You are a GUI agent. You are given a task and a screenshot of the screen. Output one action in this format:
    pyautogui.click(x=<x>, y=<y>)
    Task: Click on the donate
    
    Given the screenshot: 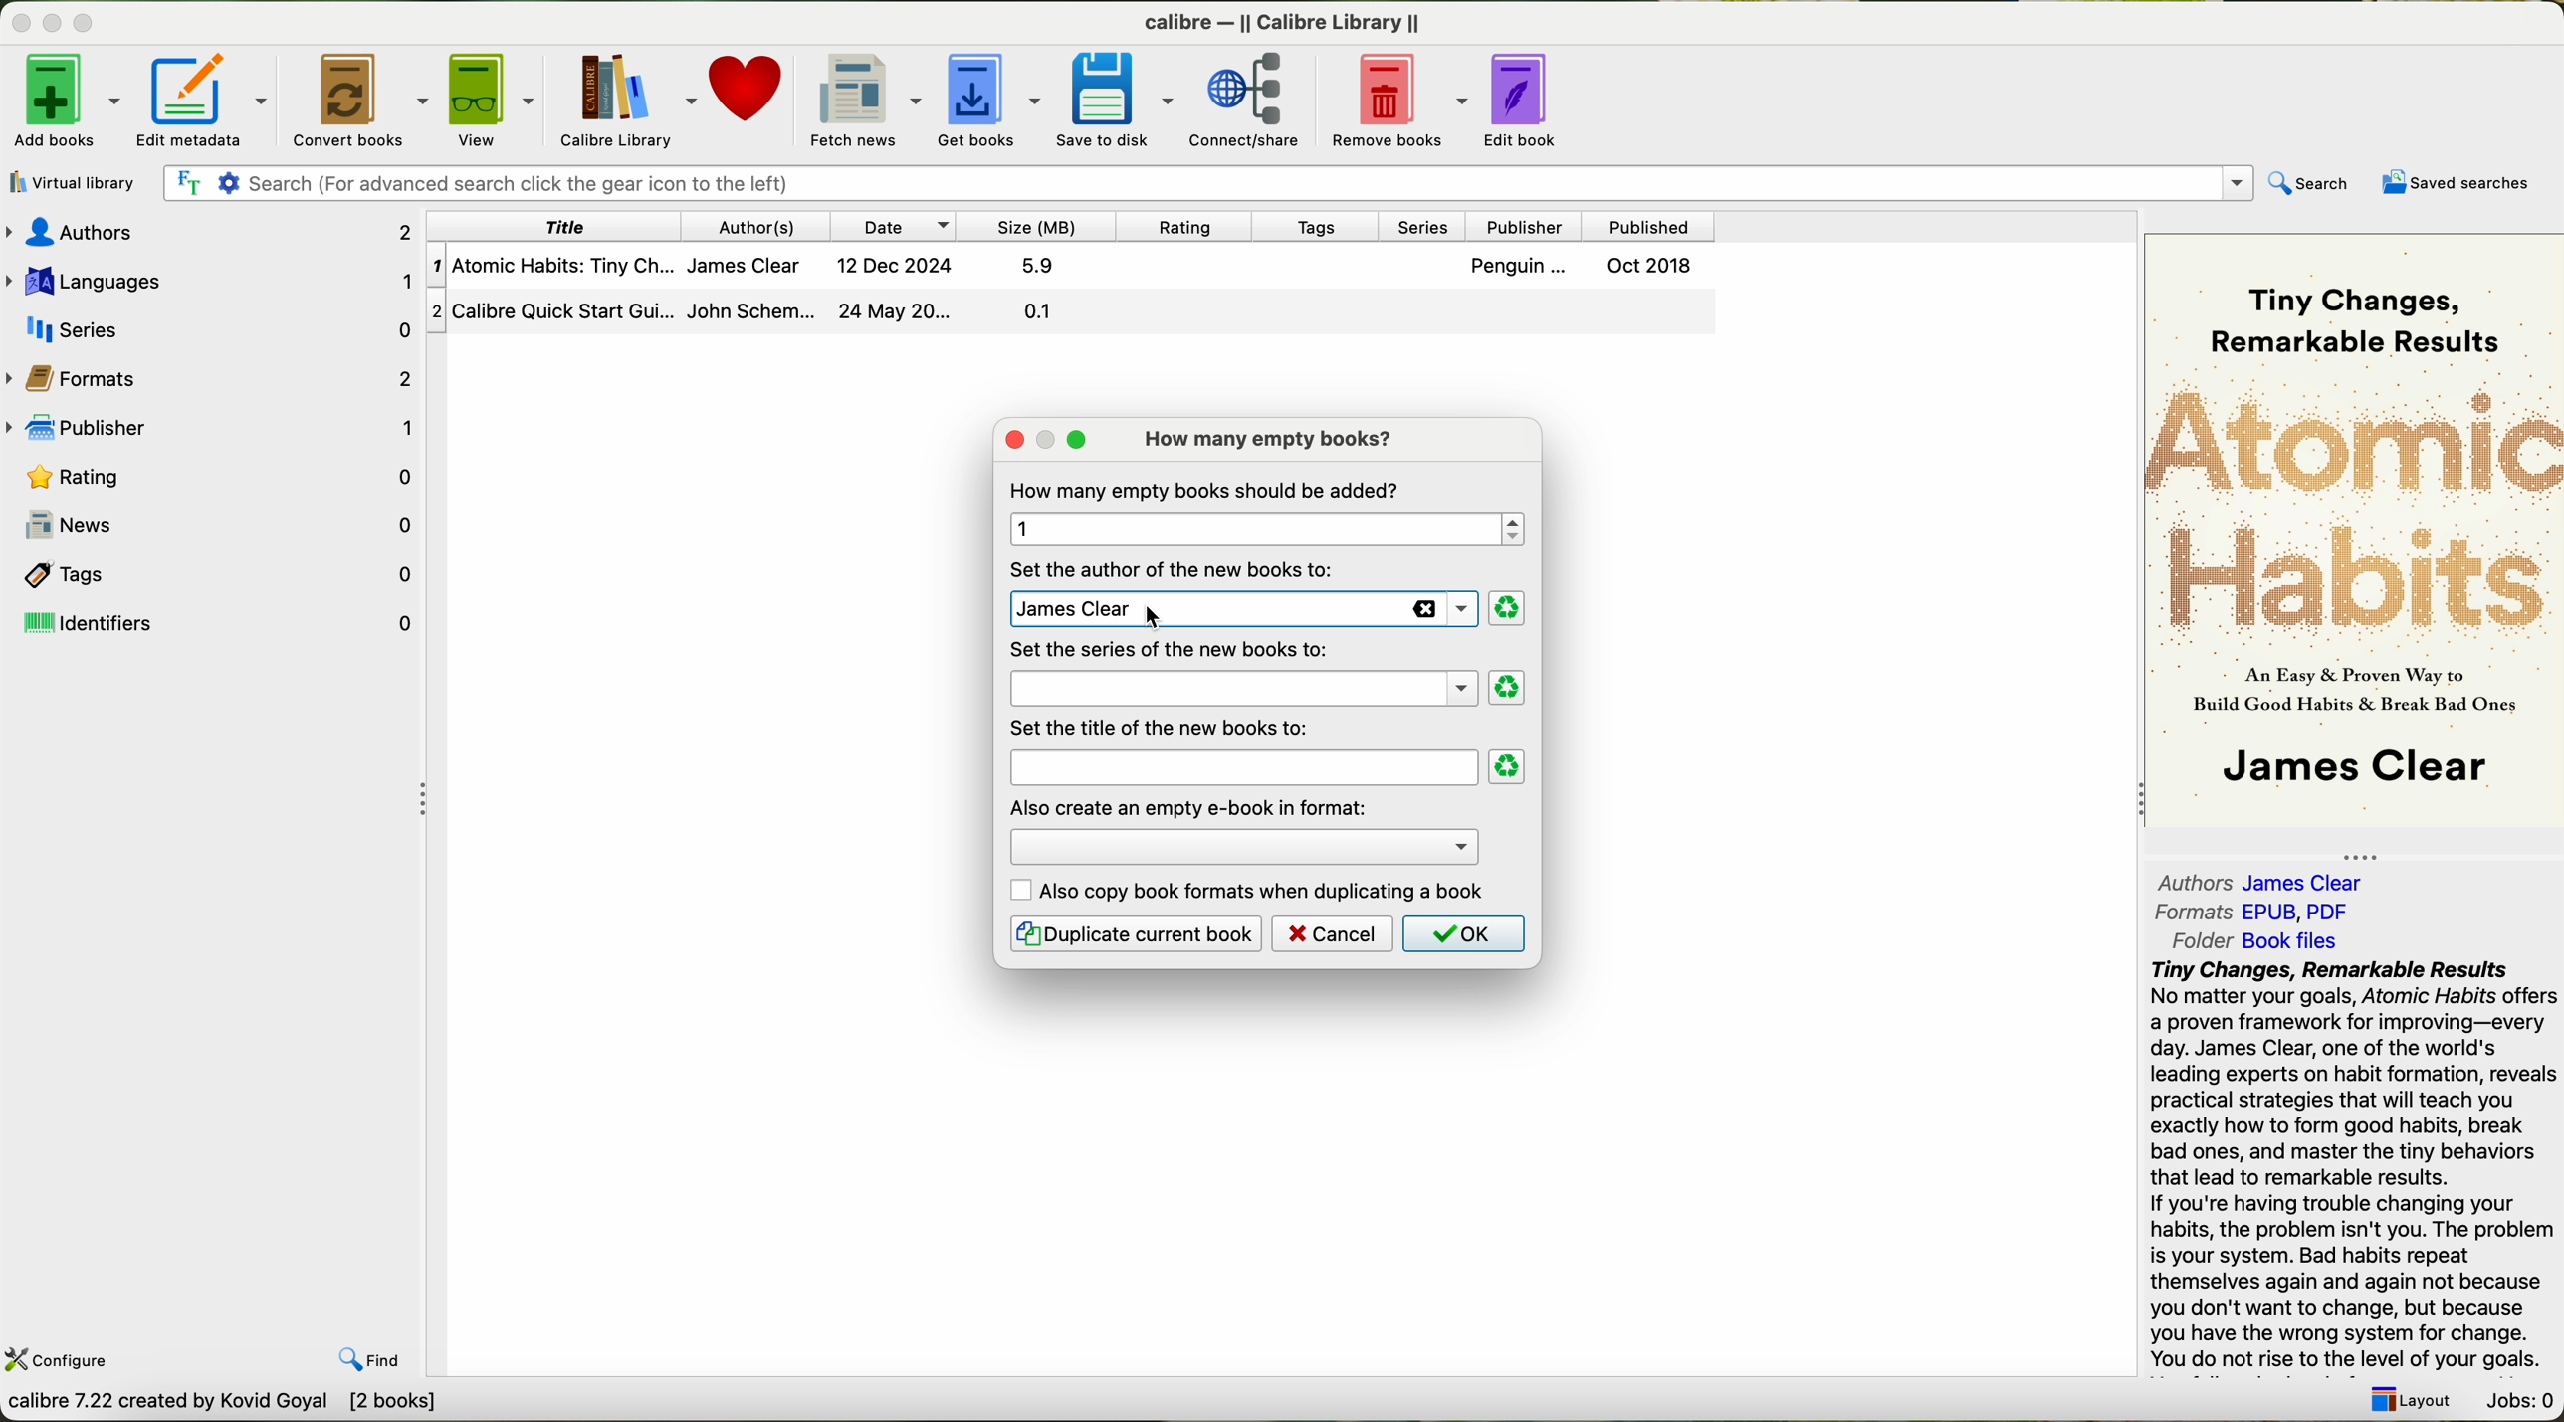 What is the action you would take?
    pyautogui.click(x=745, y=91)
    